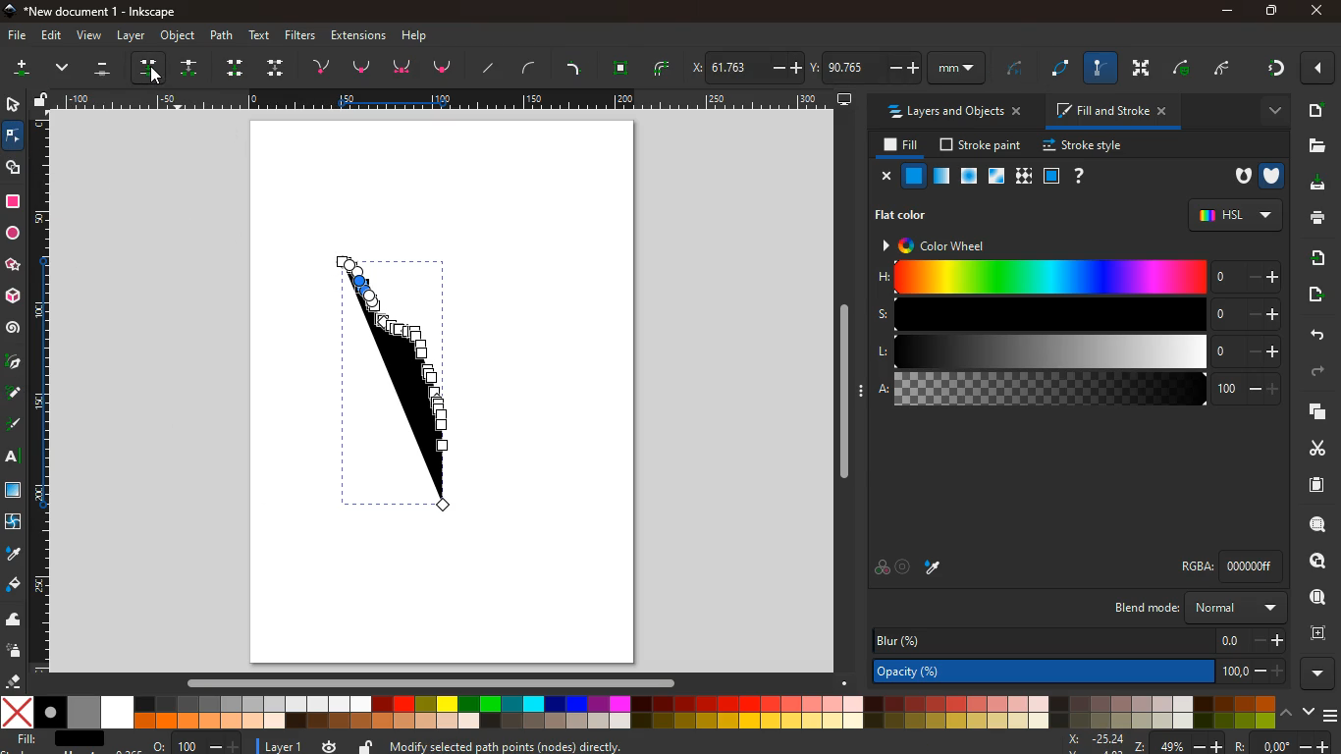 The image size is (1341, 754). I want to click on circle, so click(13, 234).